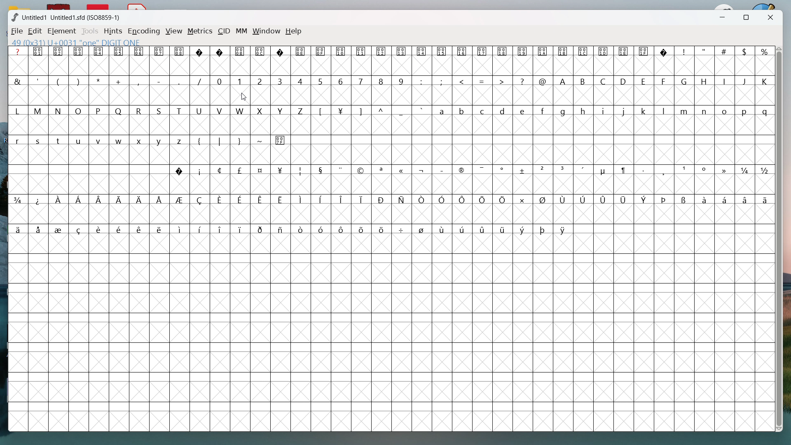 The width and height of the screenshot is (791, 445). I want to click on , so click(624, 52).